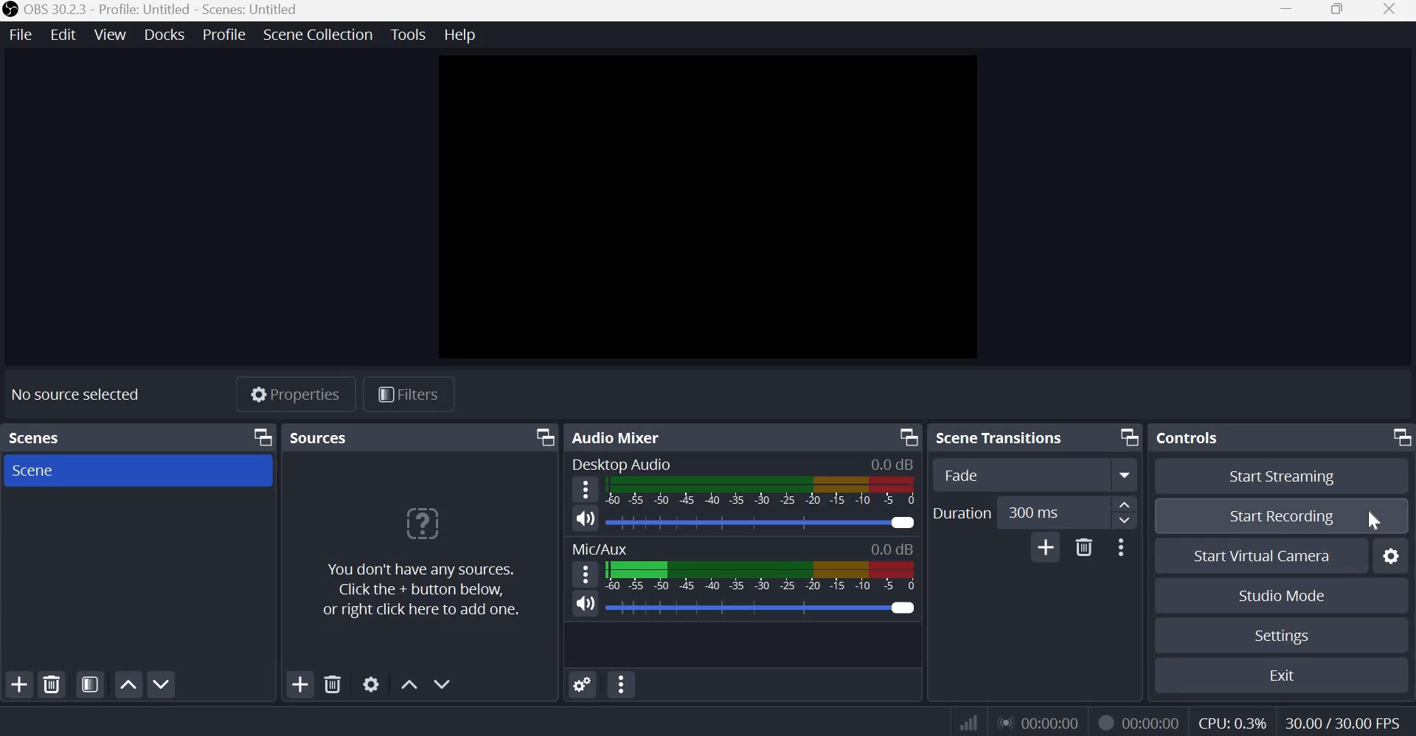  Describe the element at coordinates (48, 437) in the screenshot. I see `Scenes` at that location.